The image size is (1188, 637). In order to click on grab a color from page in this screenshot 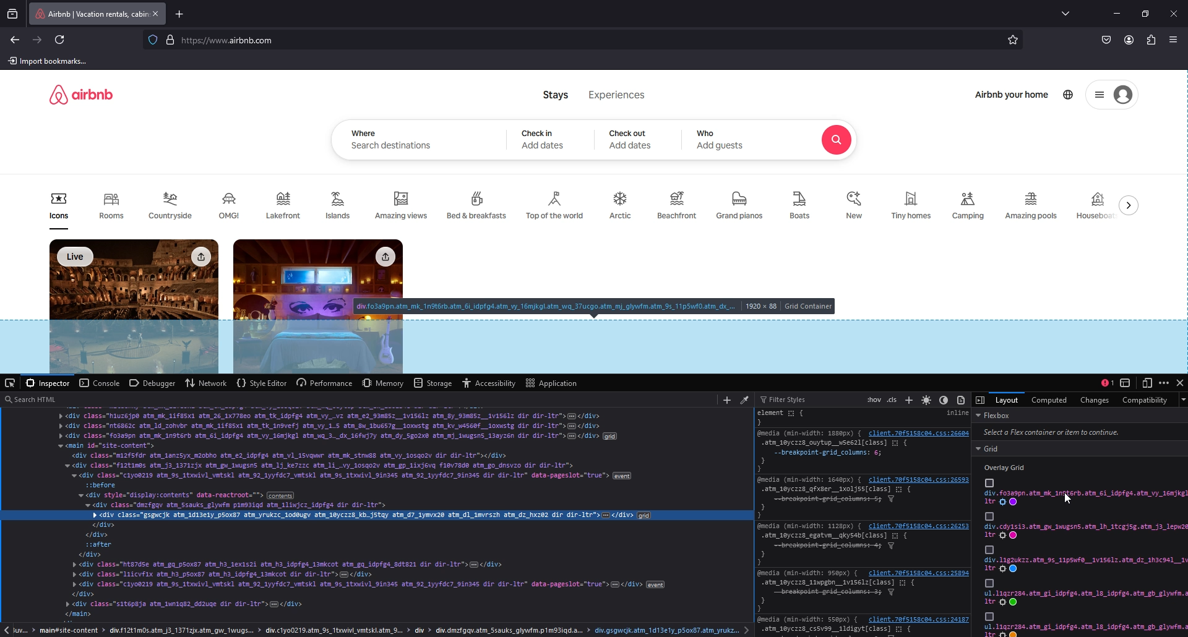, I will do `click(746, 398)`.